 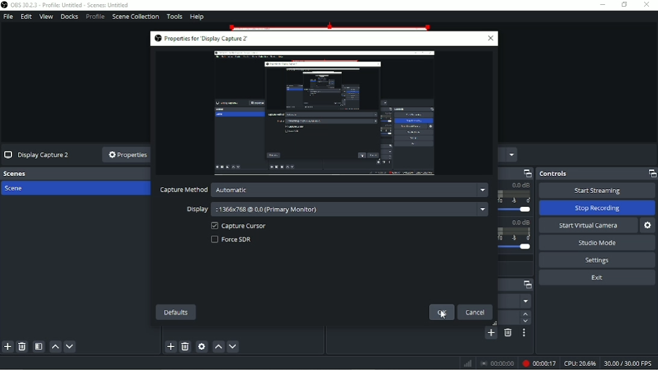 What do you see at coordinates (171, 347) in the screenshot?
I see `Add source` at bounding box center [171, 347].